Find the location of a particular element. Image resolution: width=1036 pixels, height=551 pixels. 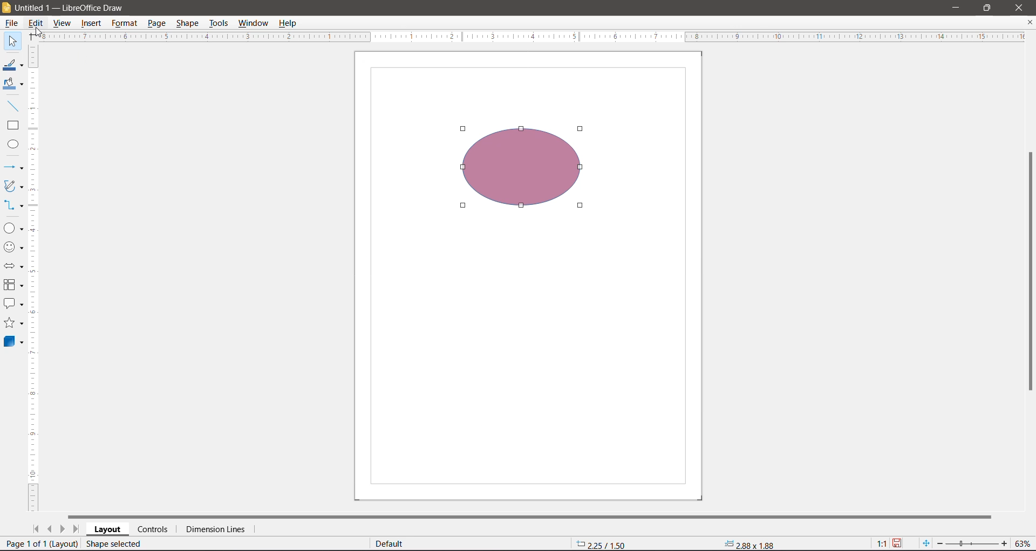

Scroll to previous page is located at coordinates (50, 529).